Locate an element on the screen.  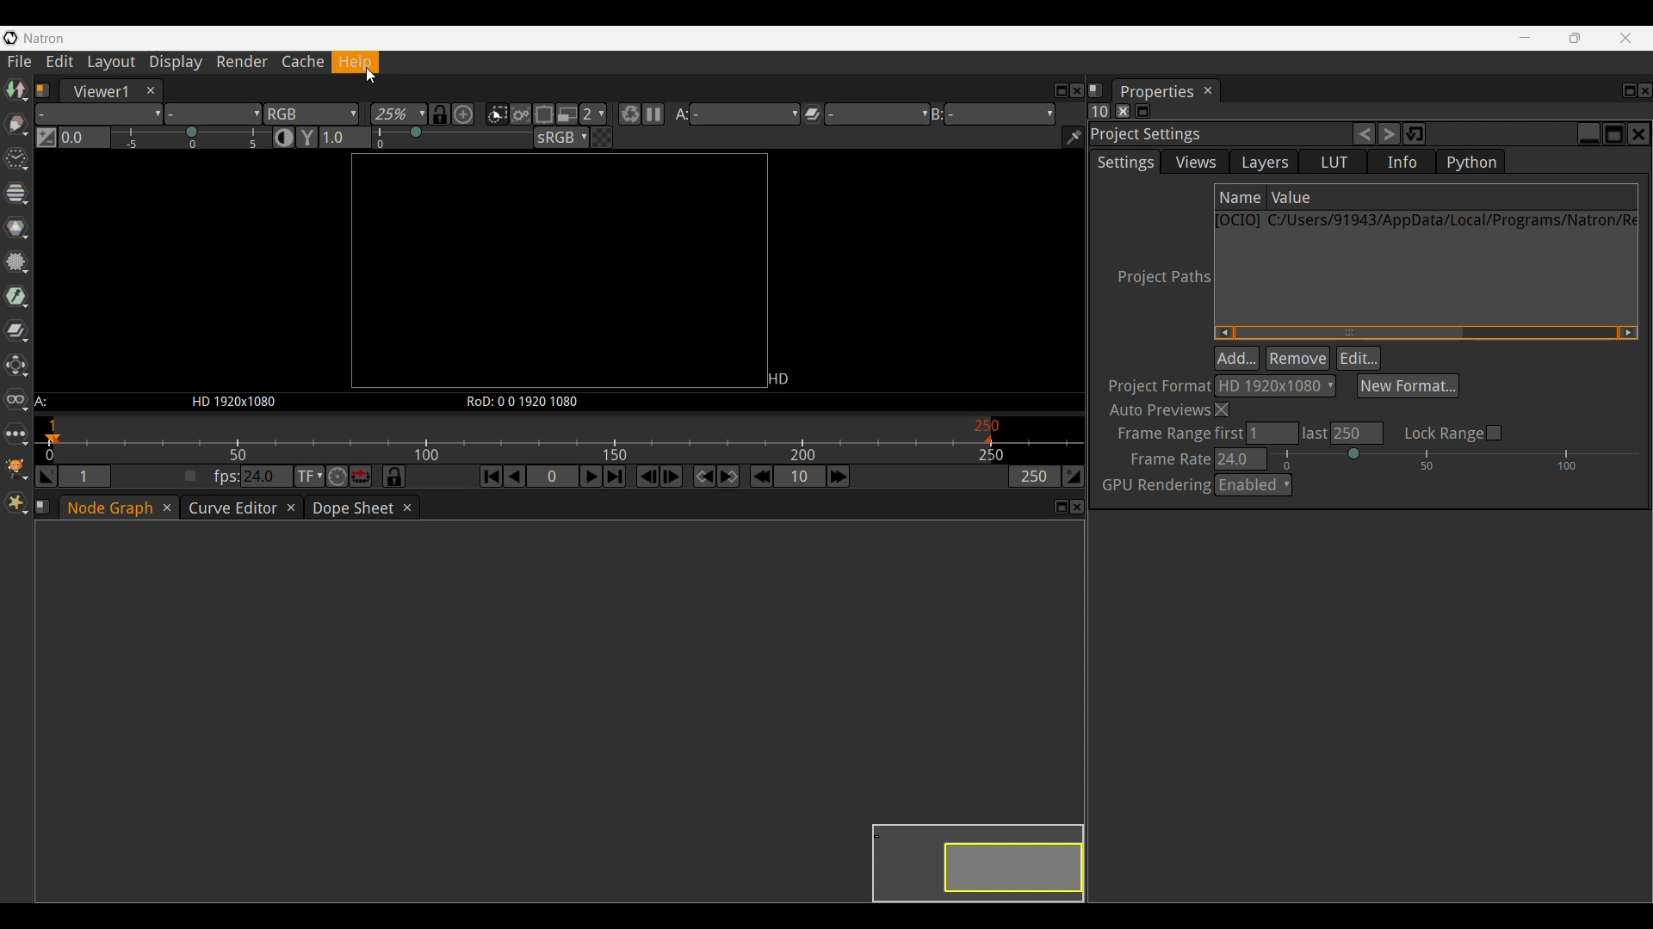
Info settings is located at coordinates (1402, 162).